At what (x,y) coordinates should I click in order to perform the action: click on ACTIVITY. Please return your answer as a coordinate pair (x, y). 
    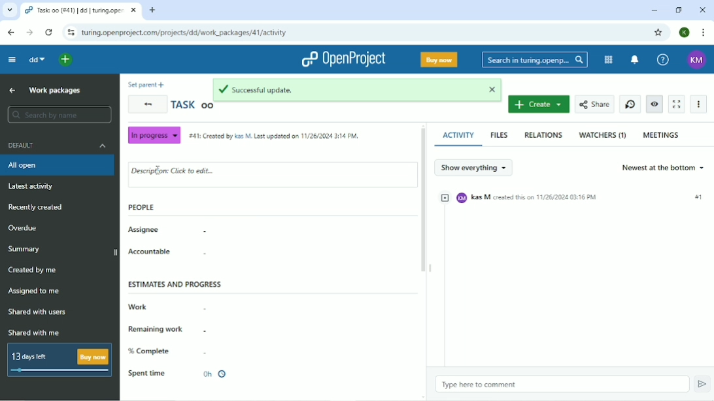
    Looking at the image, I should click on (459, 136).